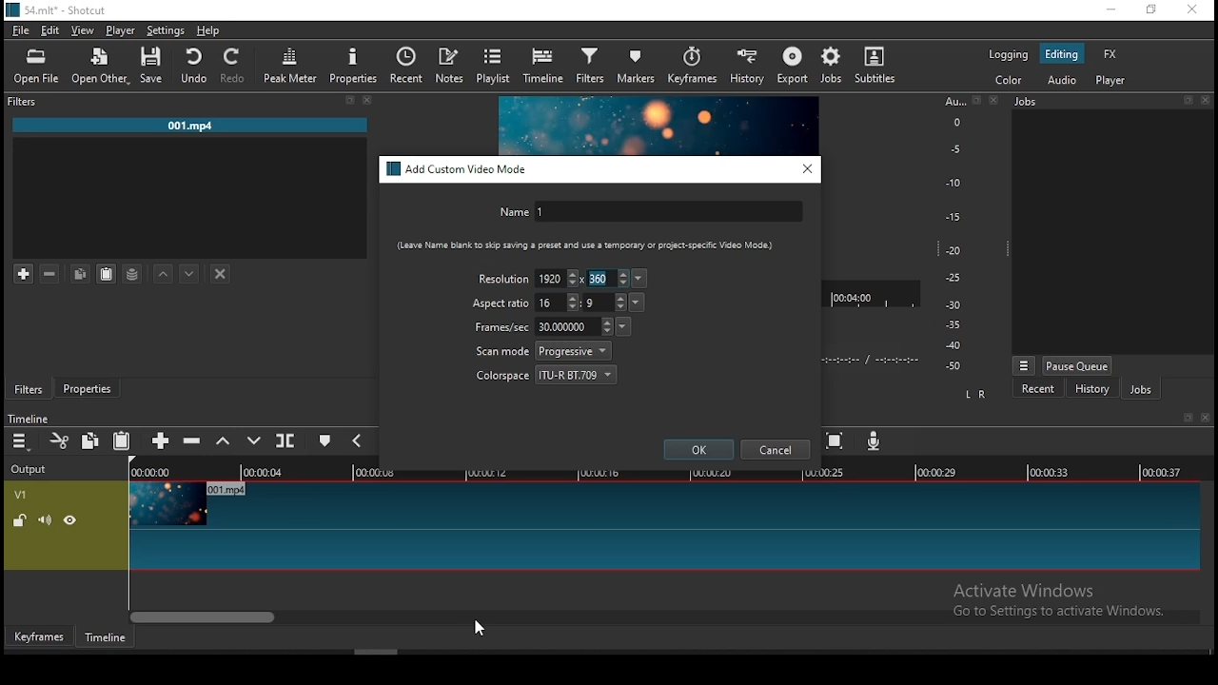 The height and width of the screenshot is (685, 1218). I want to click on history, so click(1091, 391).